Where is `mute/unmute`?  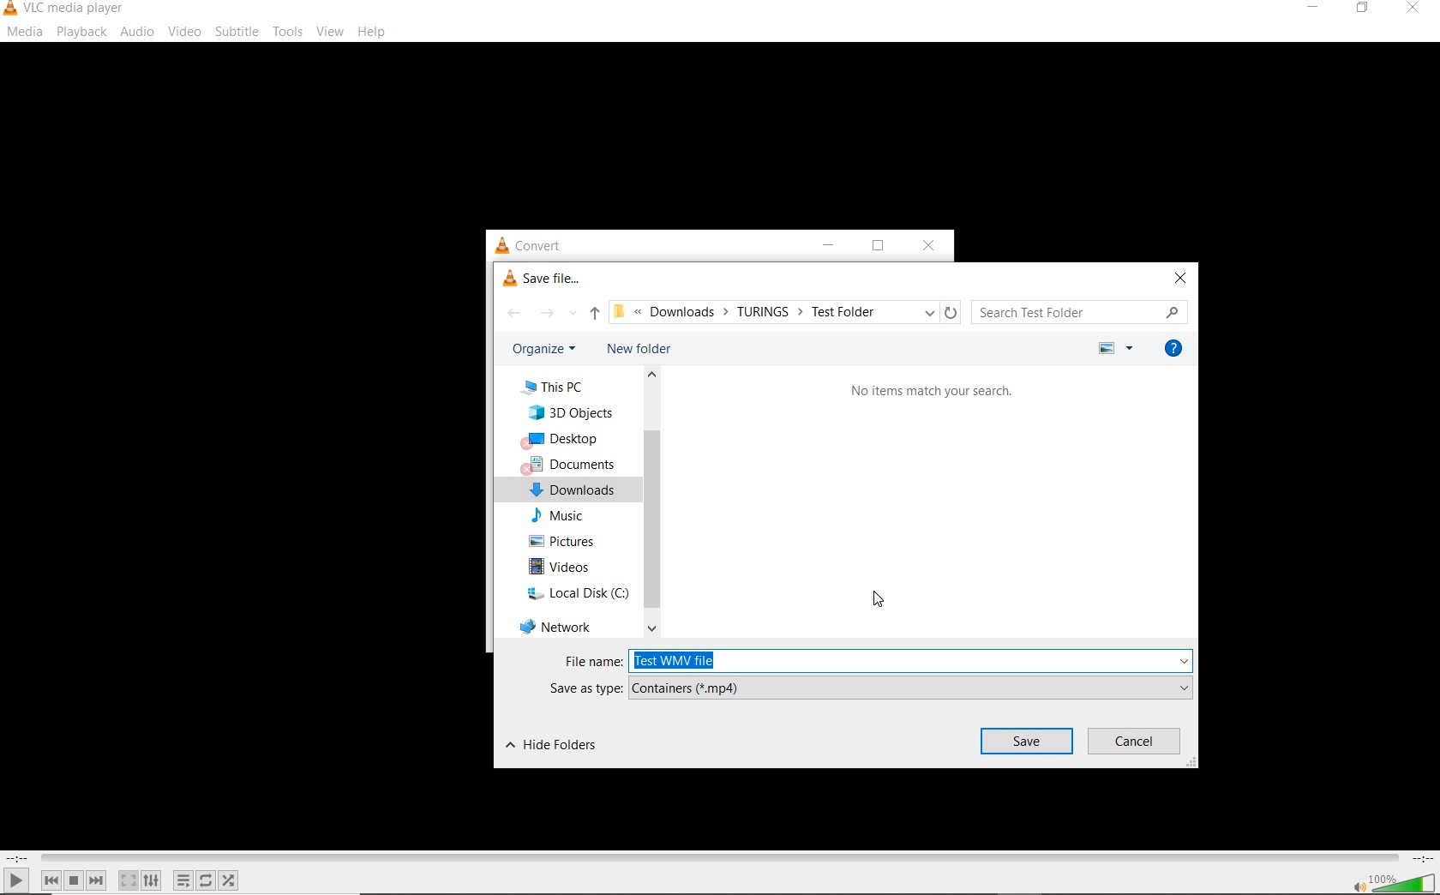 mute/unmute is located at coordinates (1358, 886).